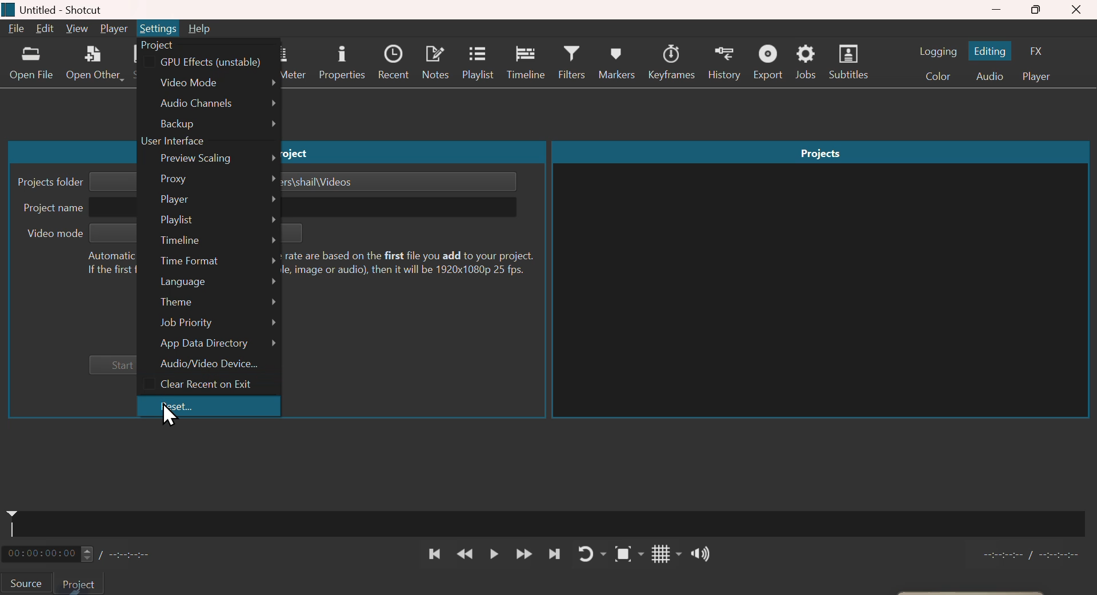 The height and width of the screenshot is (595, 1097). What do you see at coordinates (157, 46) in the screenshot?
I see `Project` at bounding box center [157, 46].